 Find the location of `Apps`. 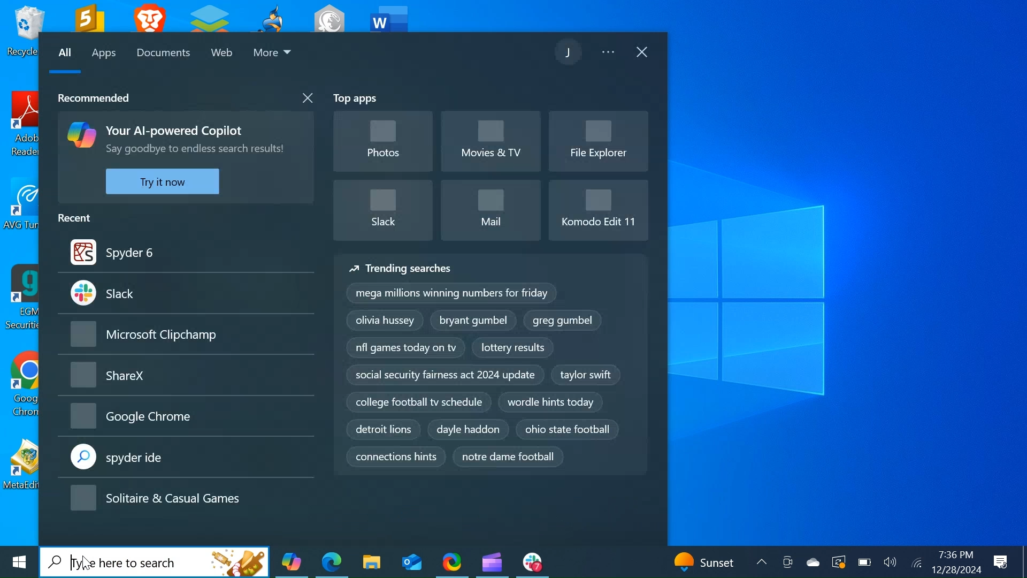

Apps is located at coordinates (104, 55).